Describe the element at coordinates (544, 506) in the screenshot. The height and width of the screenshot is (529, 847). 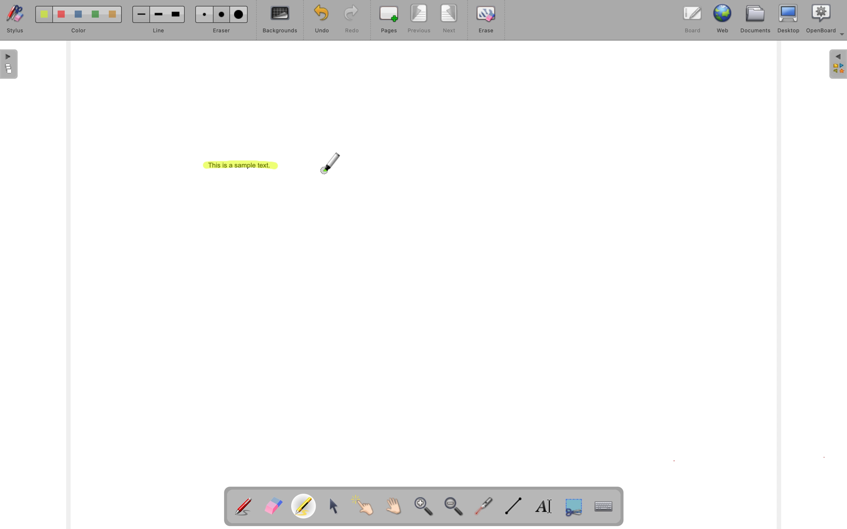
I see `write text` at that location.